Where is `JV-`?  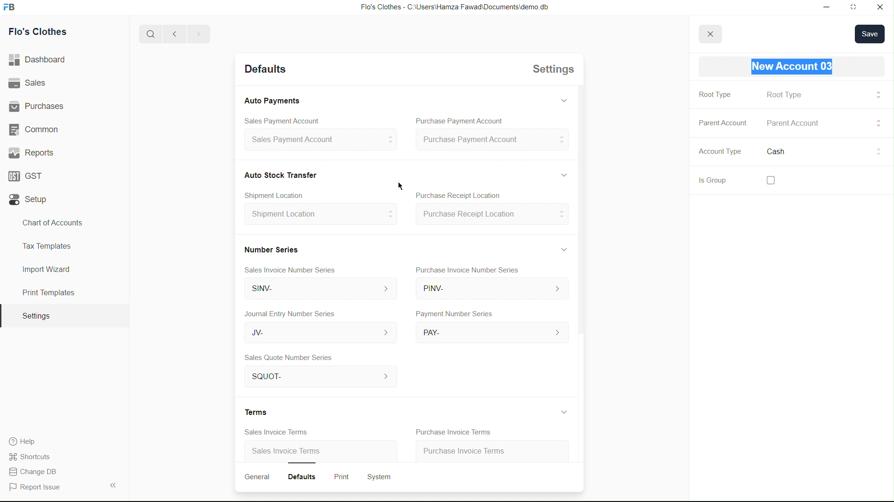
JV- is located at coordinates (315, 333).